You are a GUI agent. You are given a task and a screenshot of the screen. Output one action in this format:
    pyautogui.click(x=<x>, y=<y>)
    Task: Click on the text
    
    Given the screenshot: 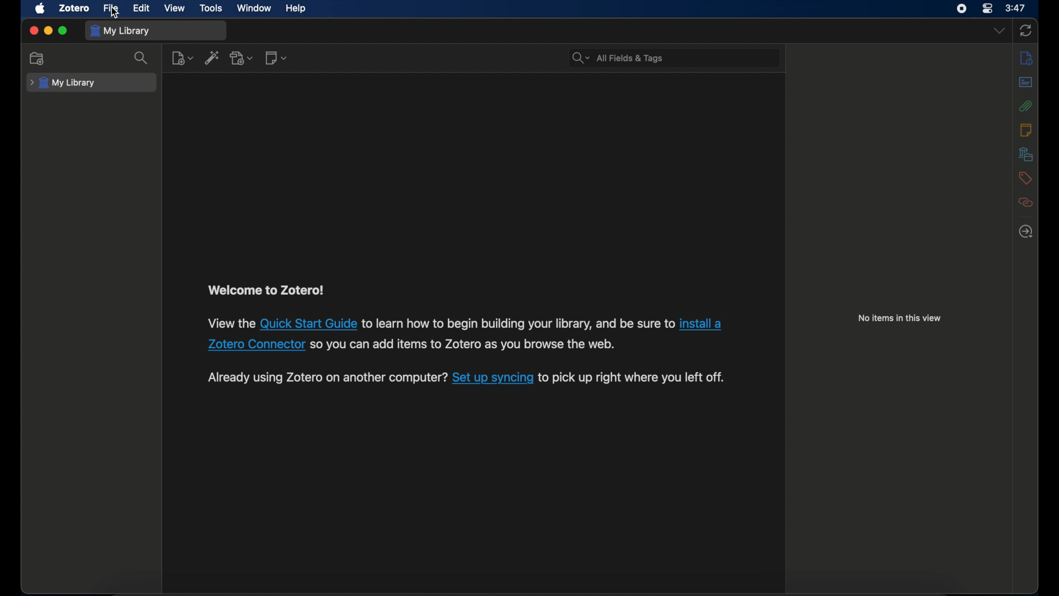 What is the action you would take?
    pyautogui.click(x=640, y=377)
    